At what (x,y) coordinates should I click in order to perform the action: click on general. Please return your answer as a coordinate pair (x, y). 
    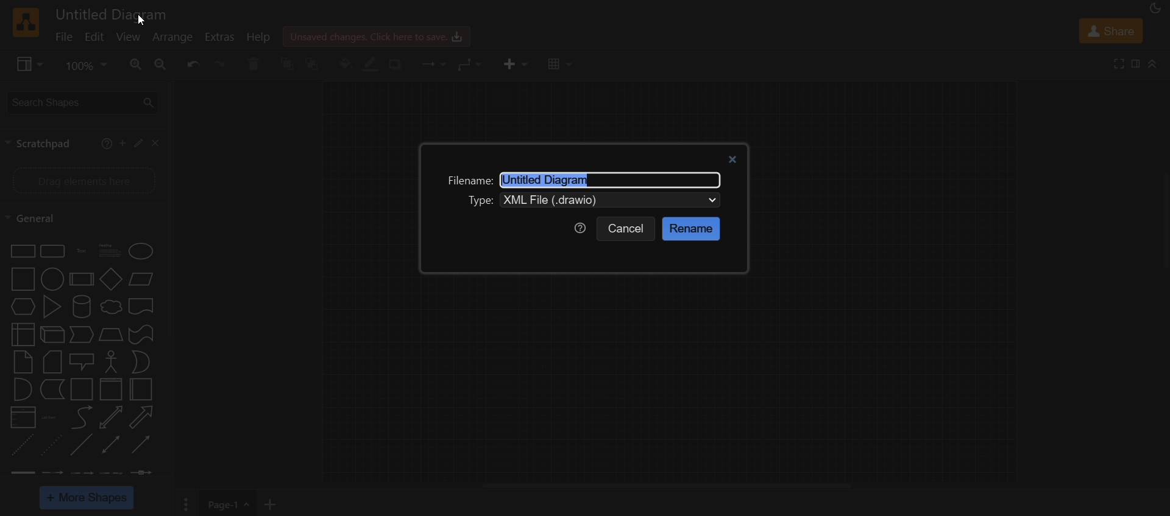
    Looking at the image, I should click on (37, 217).